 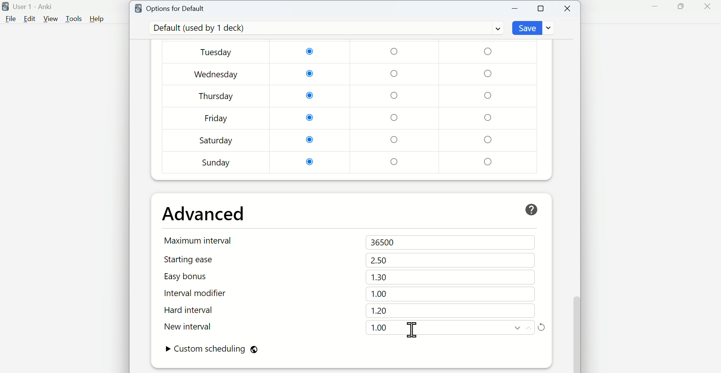 What do you see at coordinates (199, 259) in the screenshot?
I see `Starting ease` at bounding box center [199, 259].